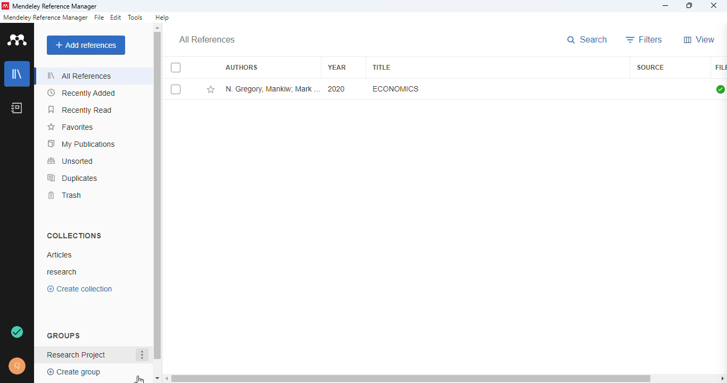  I want to click on my publications, so click(82, 144).